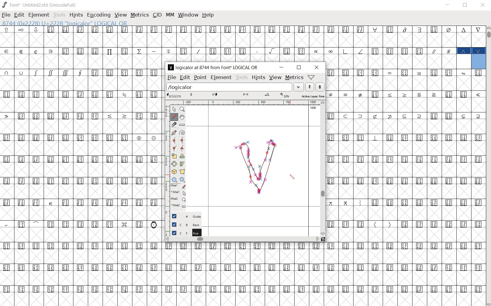  Describe the element at coordinates (256, 166) in the screenshot. I see `logical OR design` at that location.